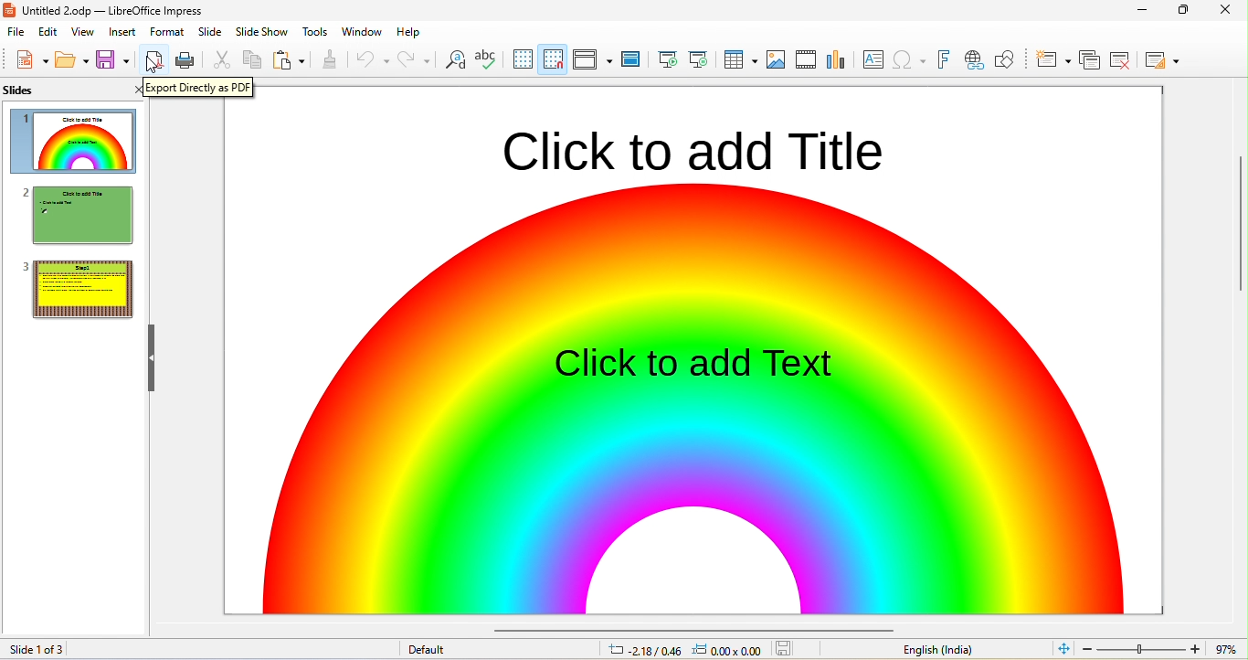 The height and width of the screenshot is (660, 1248). Describe the element at coordinates (153, 68) in the screenshot. I see `cursor` at that location.